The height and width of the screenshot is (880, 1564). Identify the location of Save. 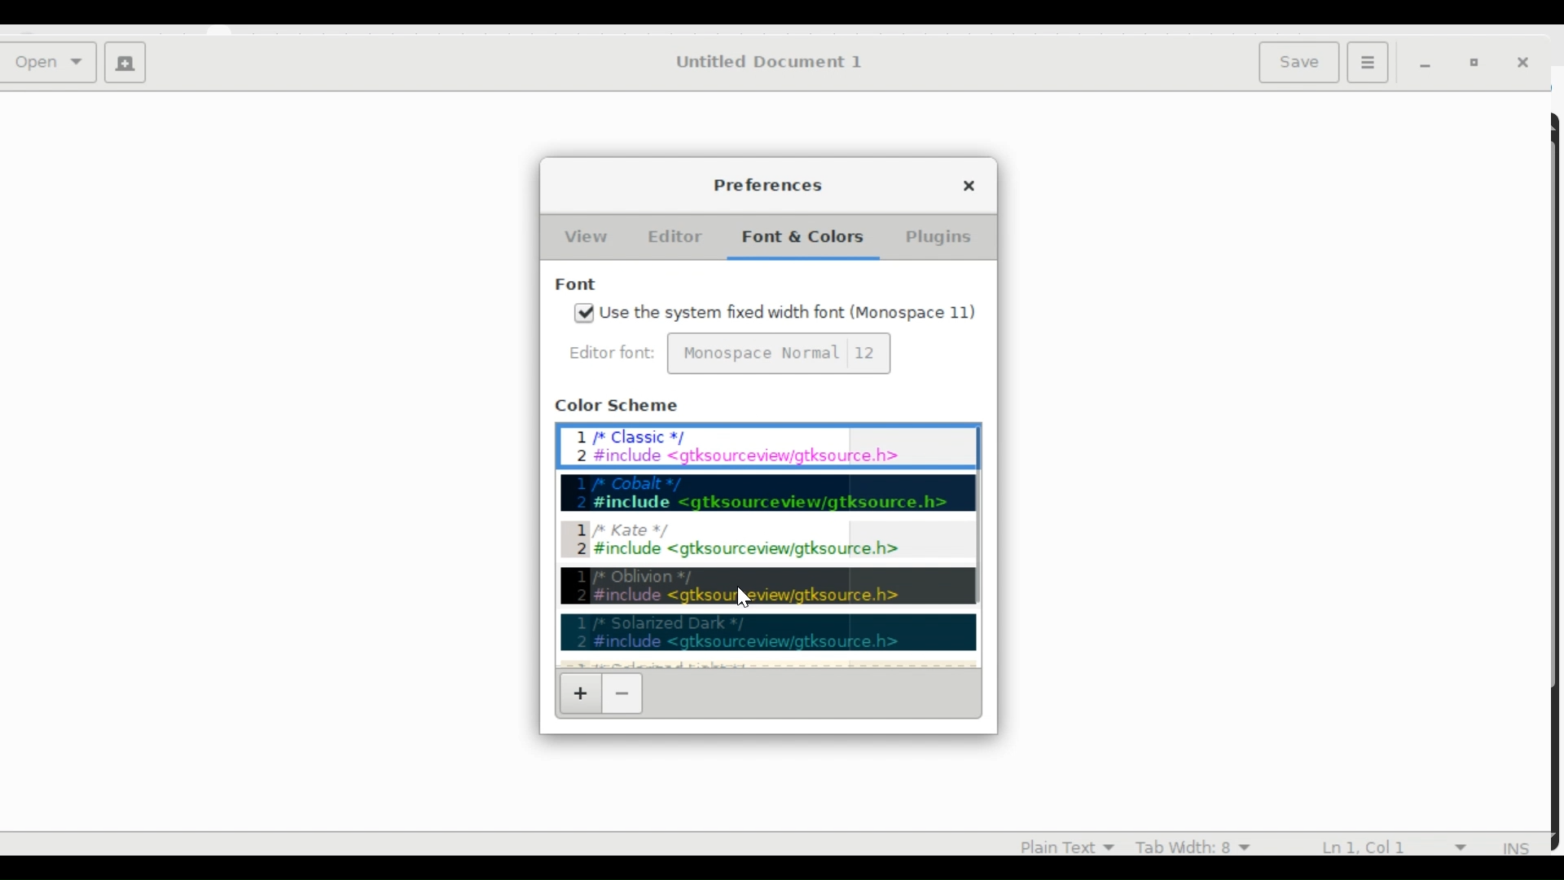
(1302, 61).